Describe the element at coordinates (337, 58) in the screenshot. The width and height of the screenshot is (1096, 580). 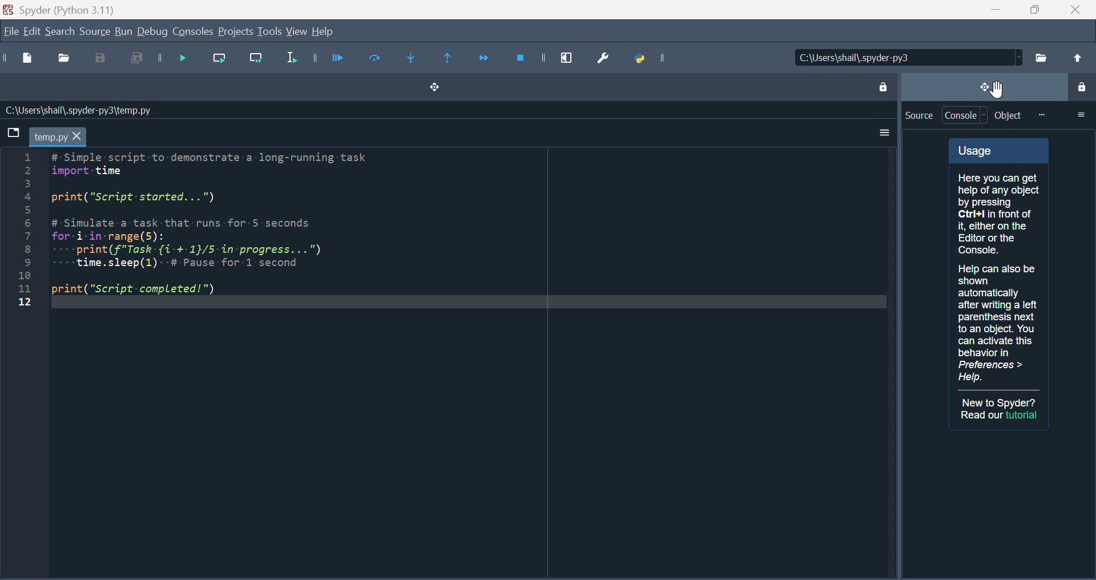
I see `Run file` at that location.